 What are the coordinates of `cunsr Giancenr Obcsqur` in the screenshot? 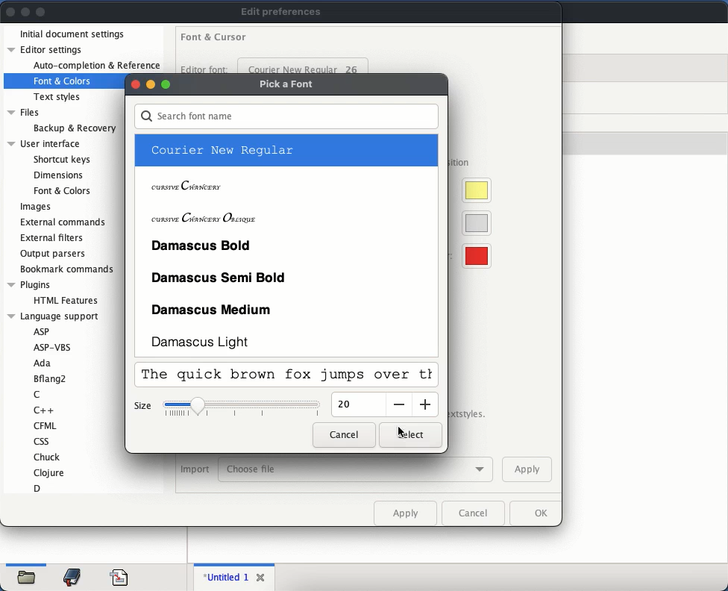 It's located at (204, 217).